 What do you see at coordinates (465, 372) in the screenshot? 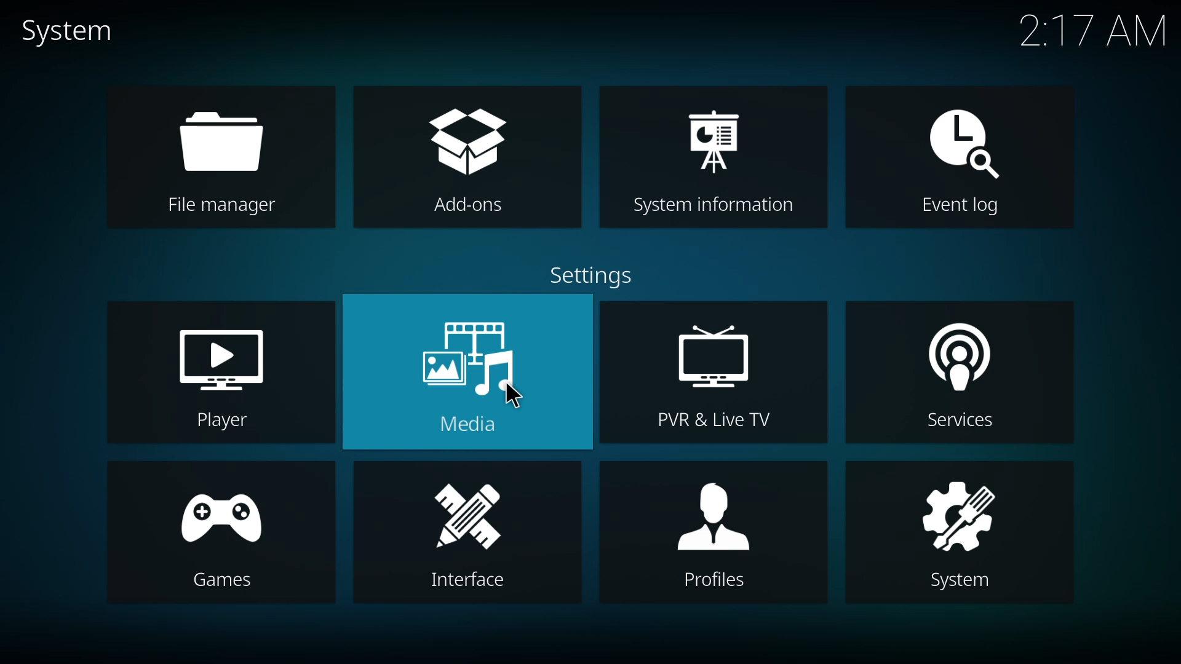
I see `media` at bounding box center [465, 372].